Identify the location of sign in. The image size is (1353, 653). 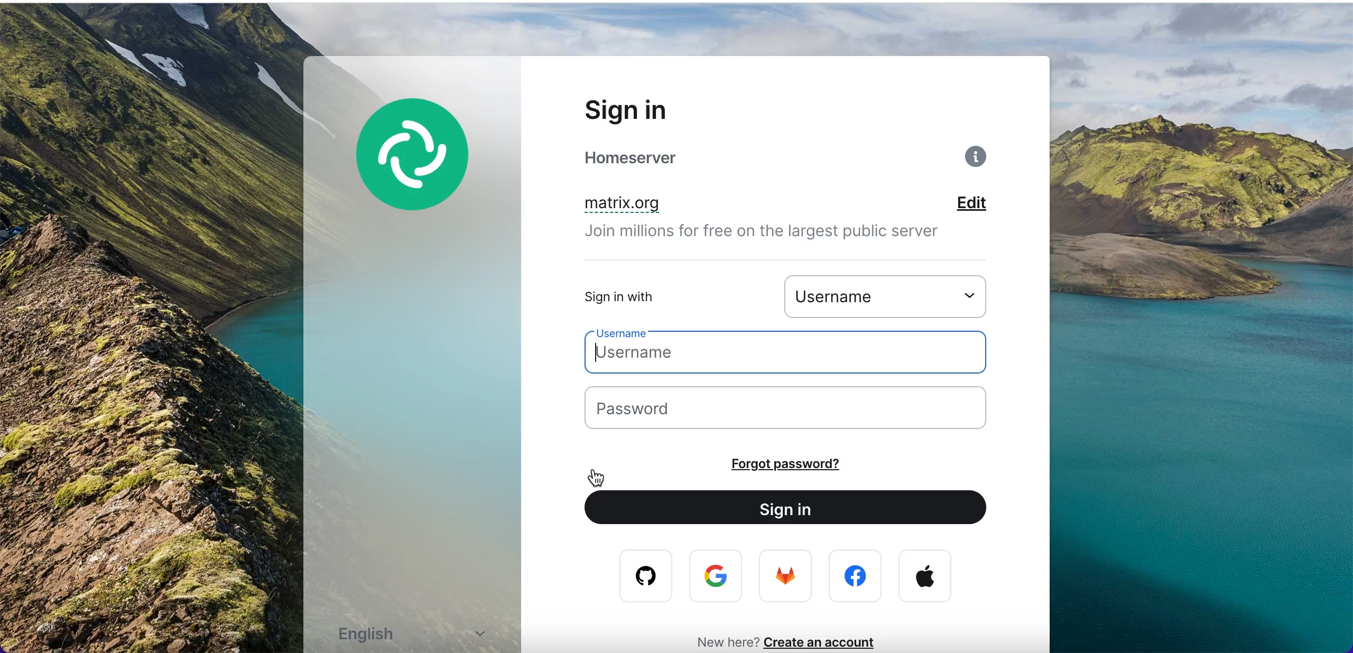
(795, 509).